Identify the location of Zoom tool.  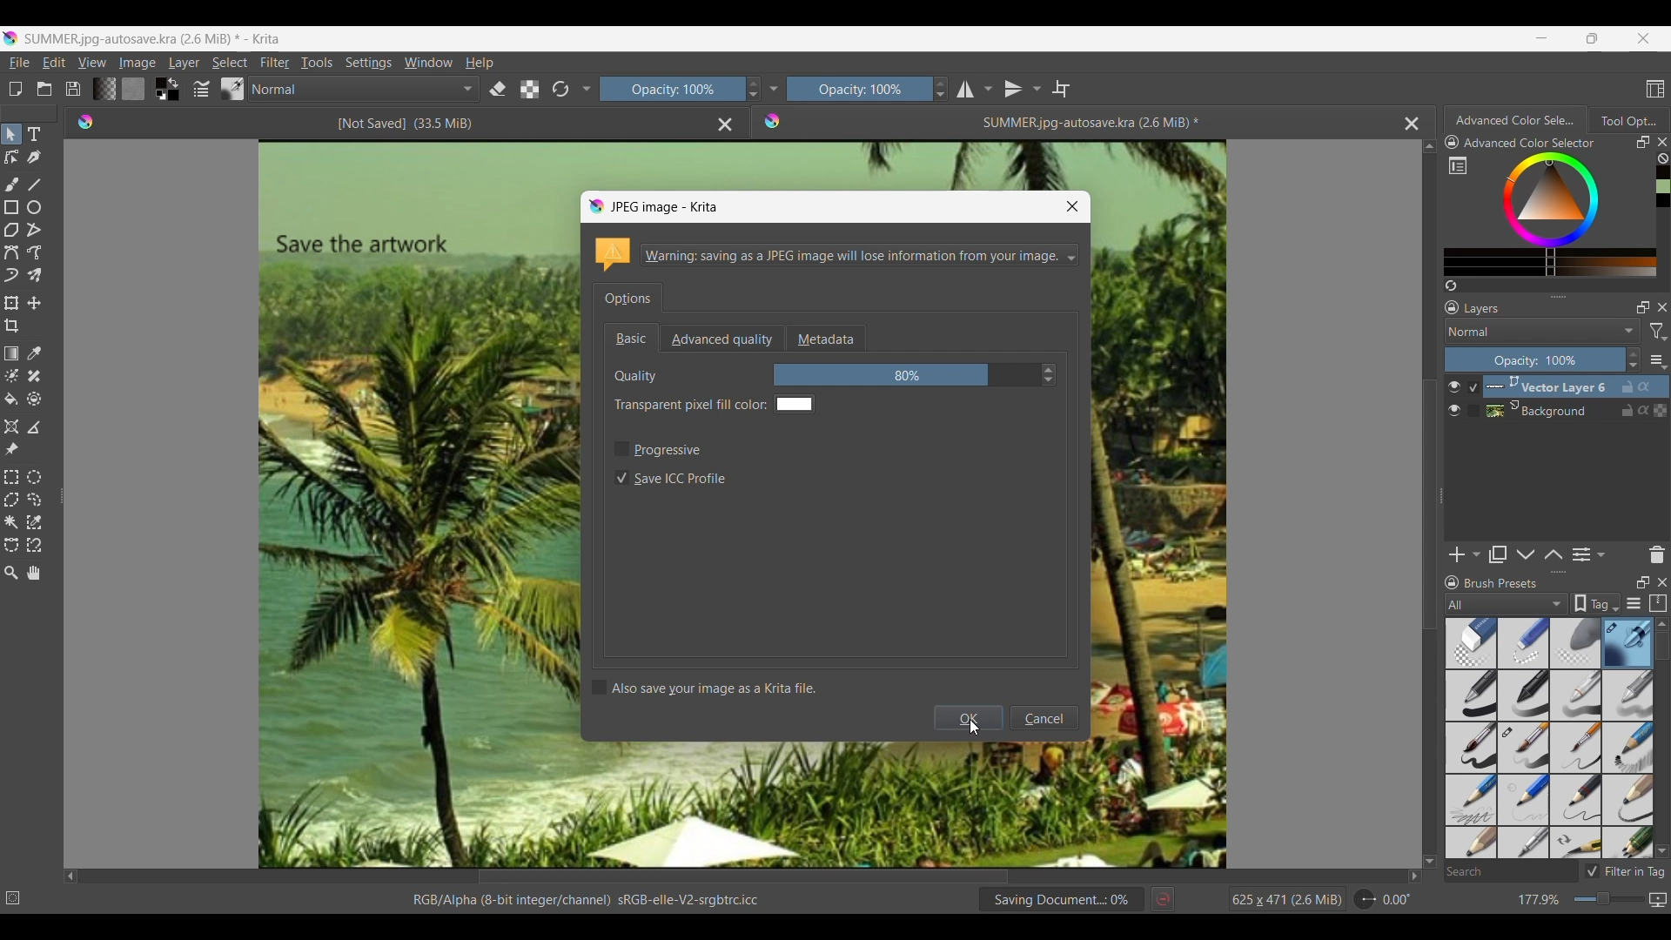
(10, 573).